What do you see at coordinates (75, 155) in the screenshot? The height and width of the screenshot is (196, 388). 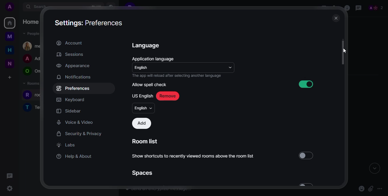 I see `help` at bounding box center [75, 155].